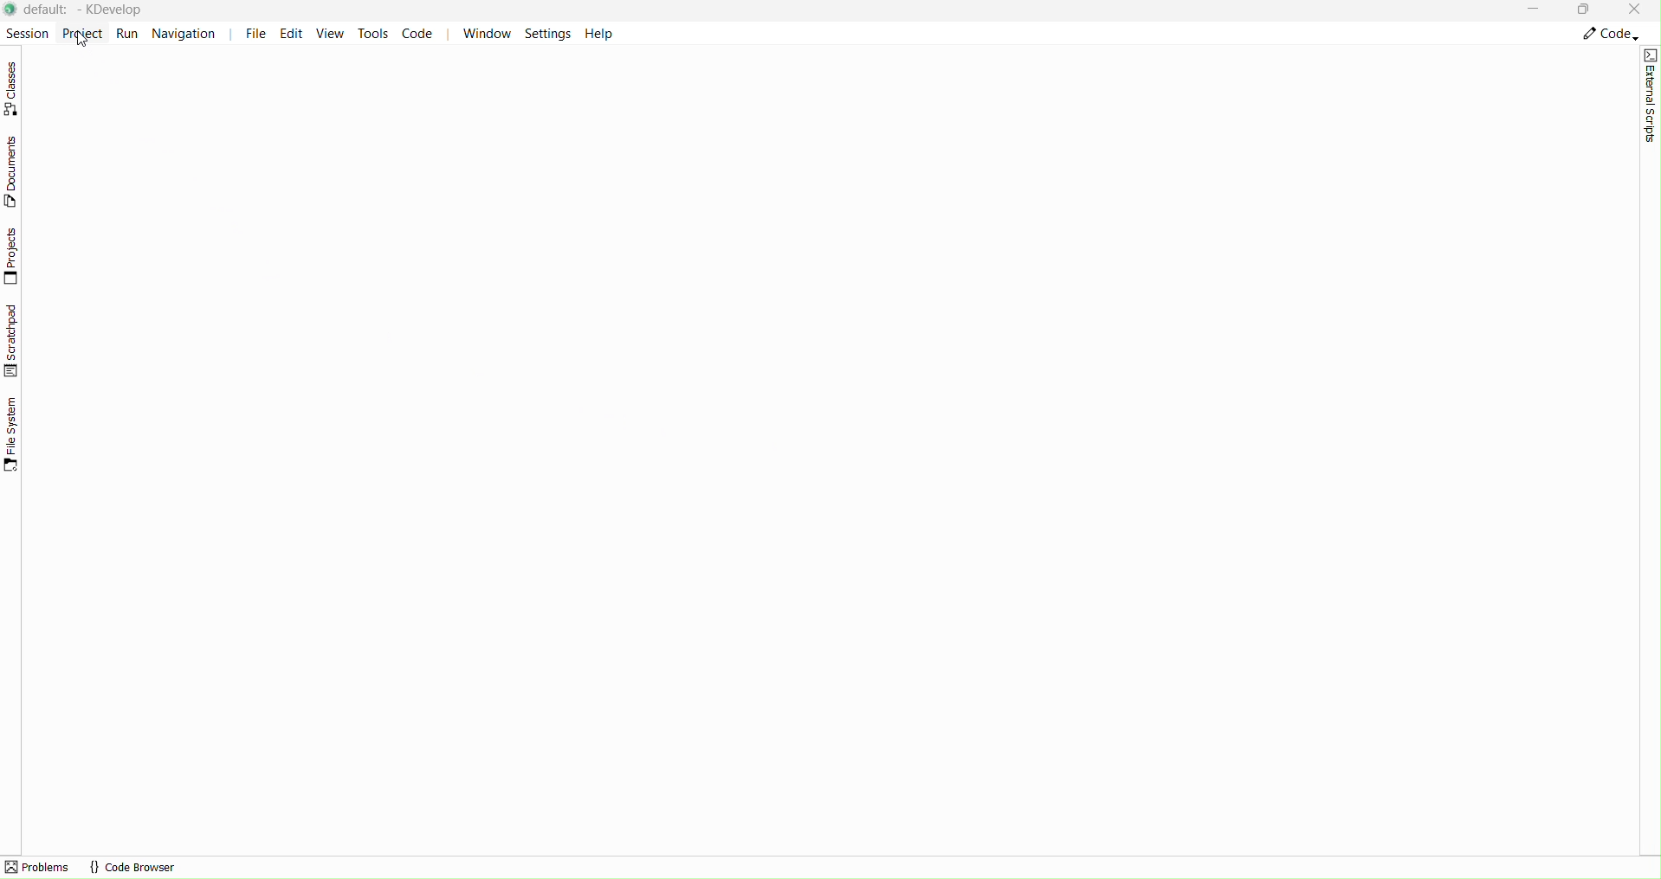 This screenshot has height=879, width=1661. Describe the element at coordinates (128, 33) in the screenshot. I see `Run` at that location.